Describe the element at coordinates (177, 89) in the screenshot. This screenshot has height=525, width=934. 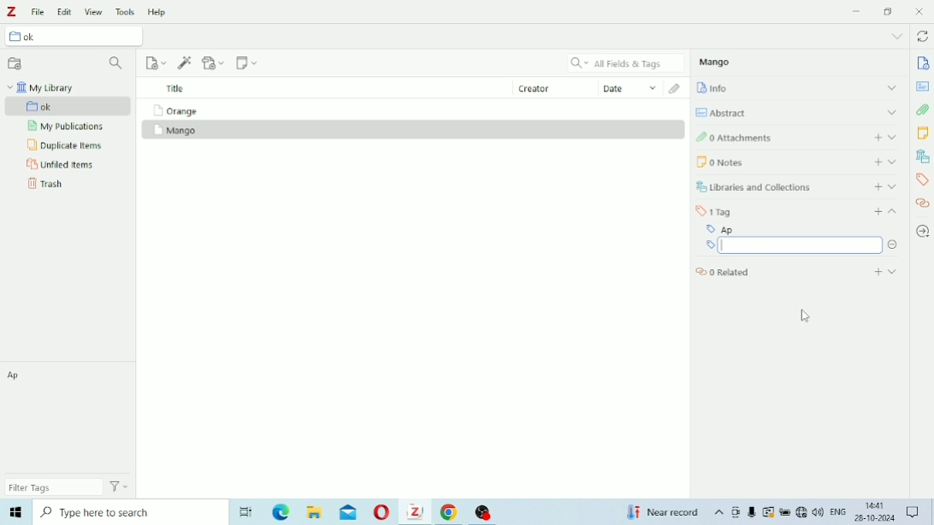
I see `Title` at that location.